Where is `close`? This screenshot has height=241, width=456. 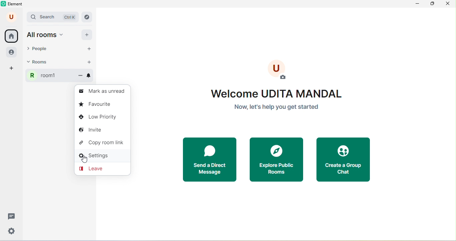 close is located at coordinates (449, 5).